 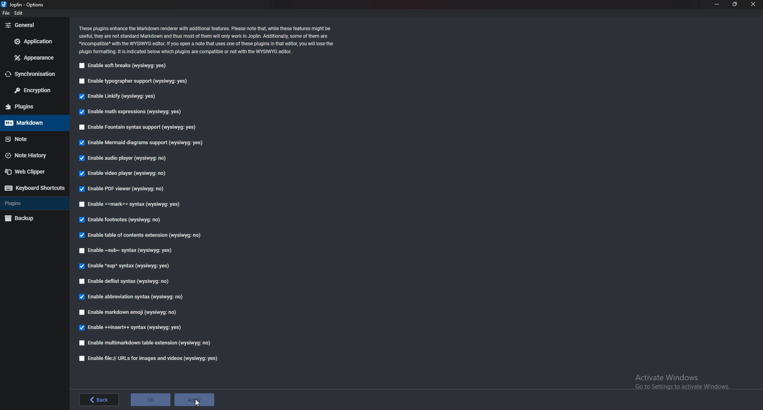 I want to click on Enable abbreviation syntax, so click(x=137, y=295).